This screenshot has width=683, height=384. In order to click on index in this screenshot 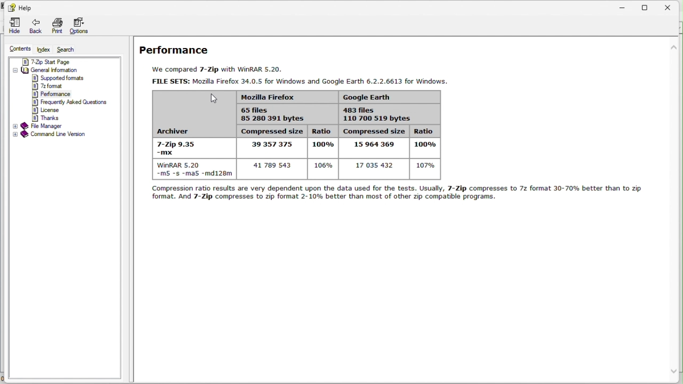, I will do `click(44, 50)`.